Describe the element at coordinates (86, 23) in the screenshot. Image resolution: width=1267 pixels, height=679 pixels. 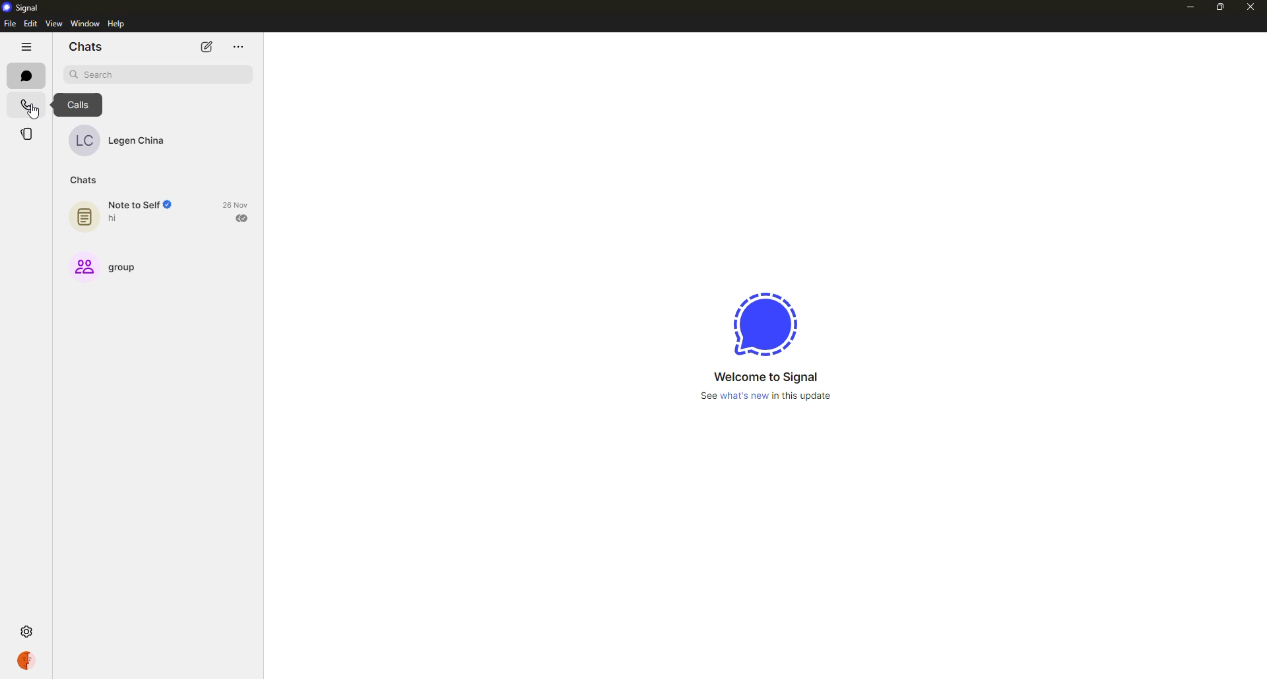
I see `window` at that location.